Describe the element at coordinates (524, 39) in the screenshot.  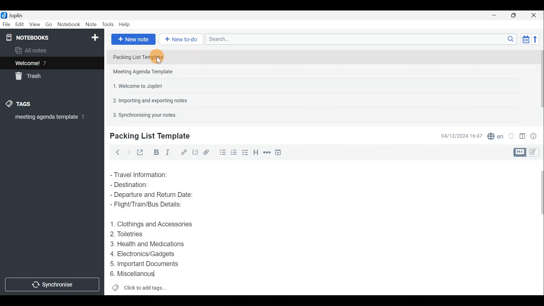
I see `Toggle sort order field` at that location.